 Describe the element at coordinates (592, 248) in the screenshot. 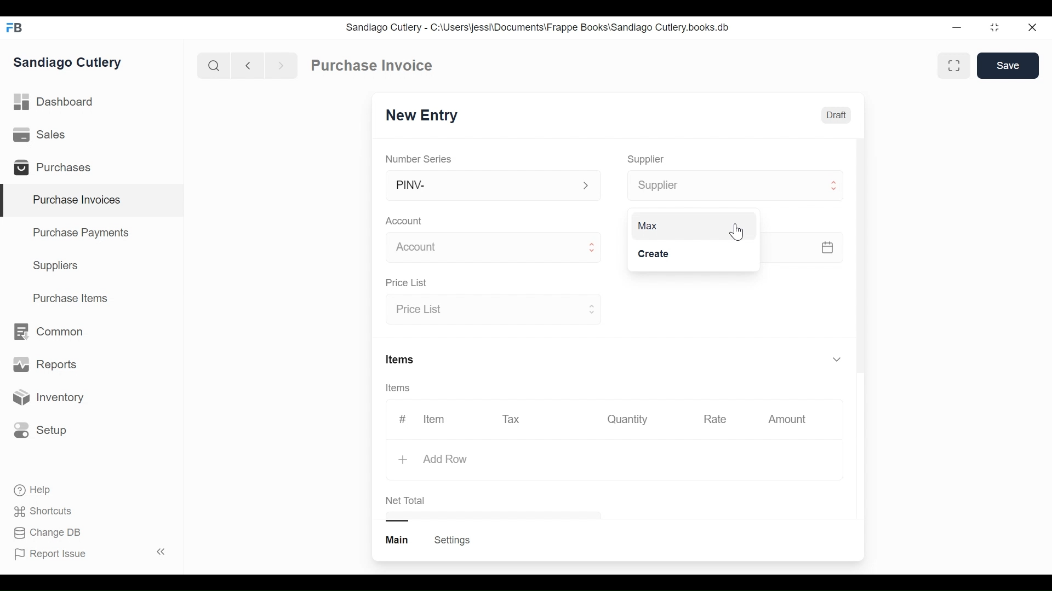

I see `Expand` at that location.